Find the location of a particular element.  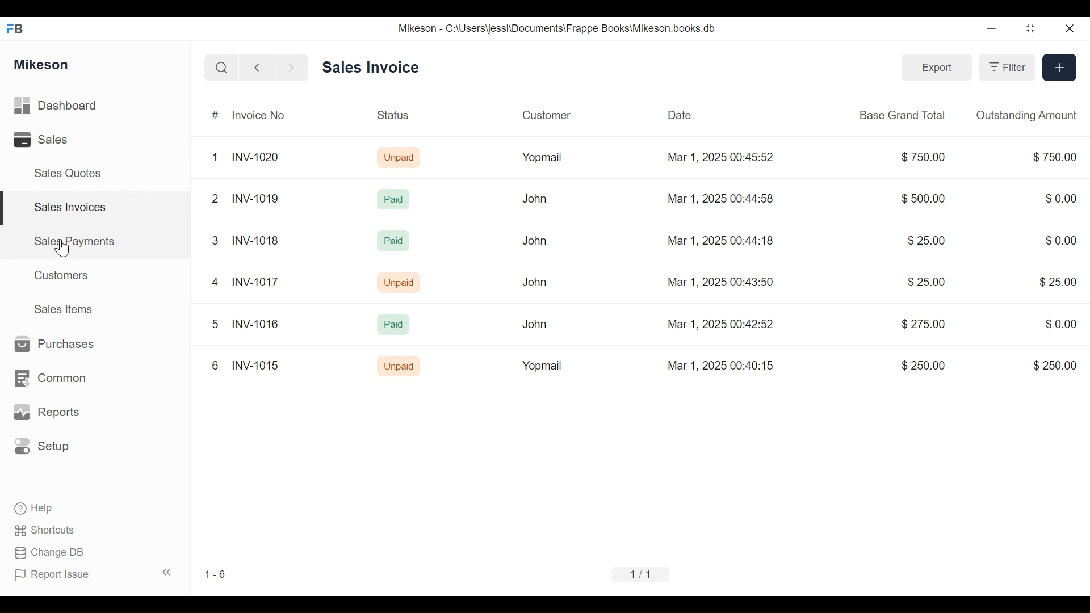

Sales Invoice is located at coordinates (368, 66).